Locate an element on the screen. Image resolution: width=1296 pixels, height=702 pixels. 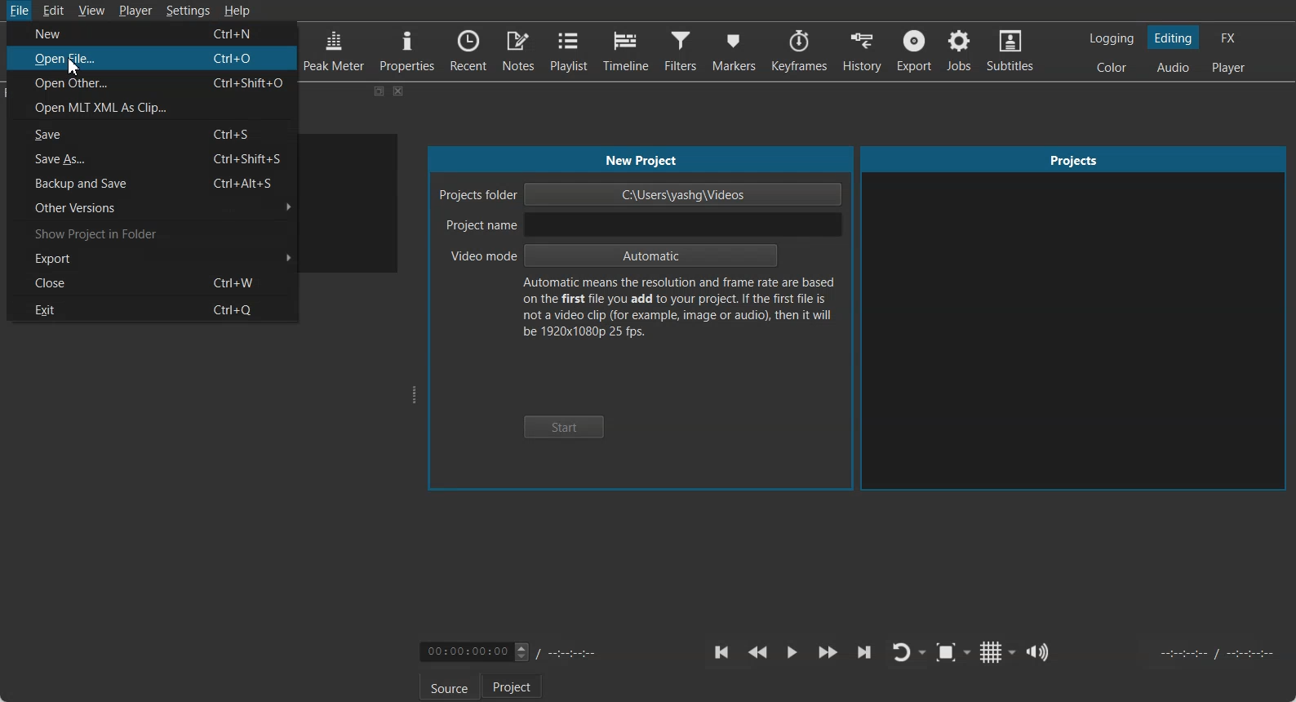
Ctrl+W is located at coordinates (237, 282).